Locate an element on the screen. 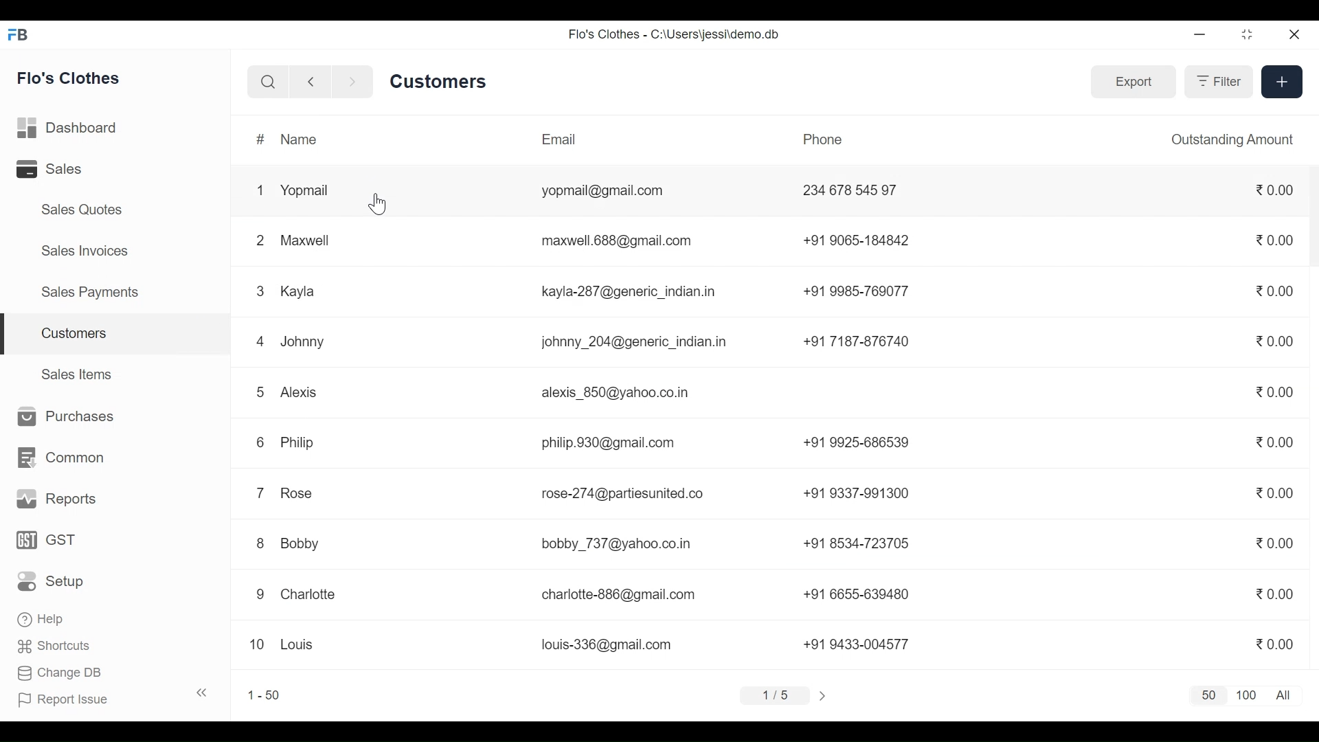 Image resolution: width=1319 pixels, height=742 pixels. Restore is located at coordinates (1243, 34).